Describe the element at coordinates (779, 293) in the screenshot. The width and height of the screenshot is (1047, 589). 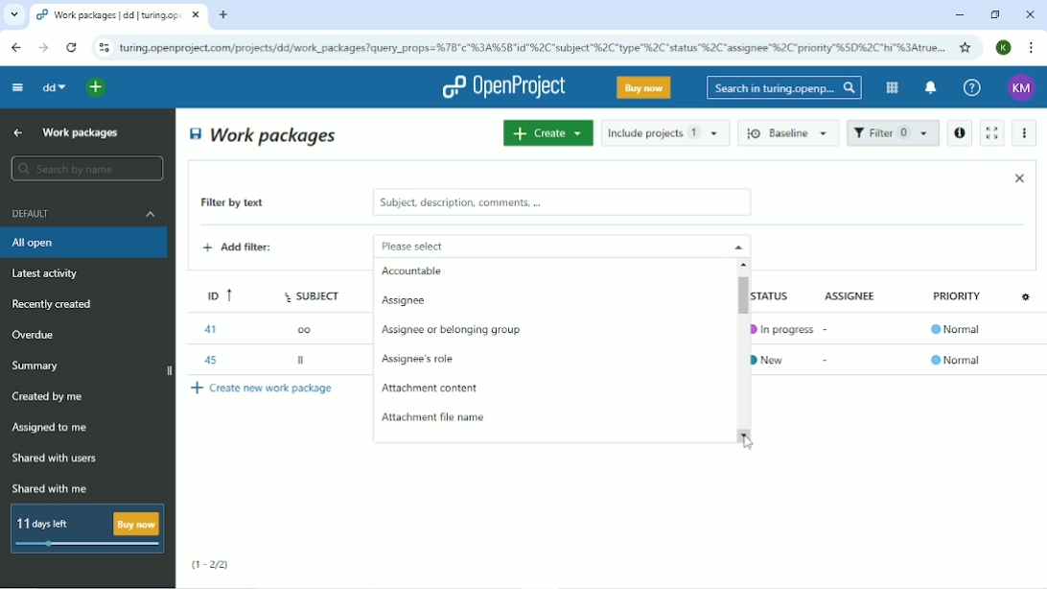
I see `Status` at that location.